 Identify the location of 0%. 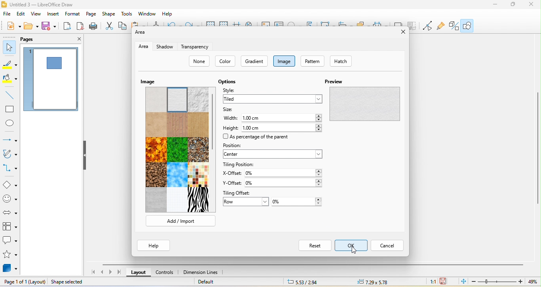
(284, 174).